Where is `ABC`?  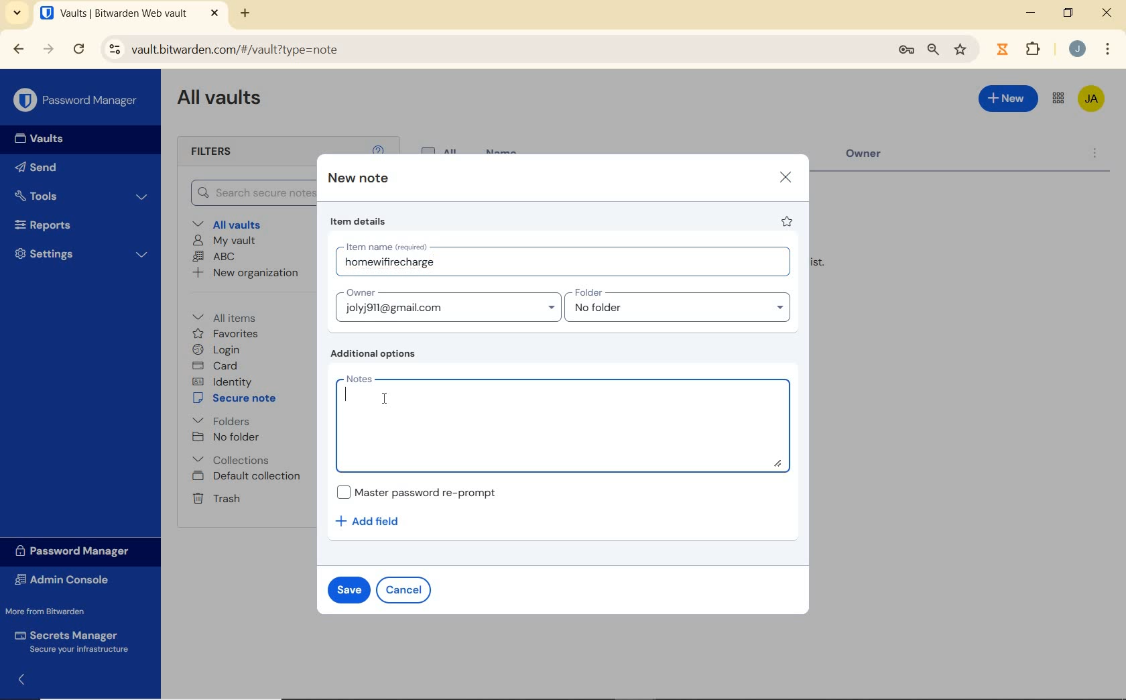 ABC is located at coordinates (214, 257).